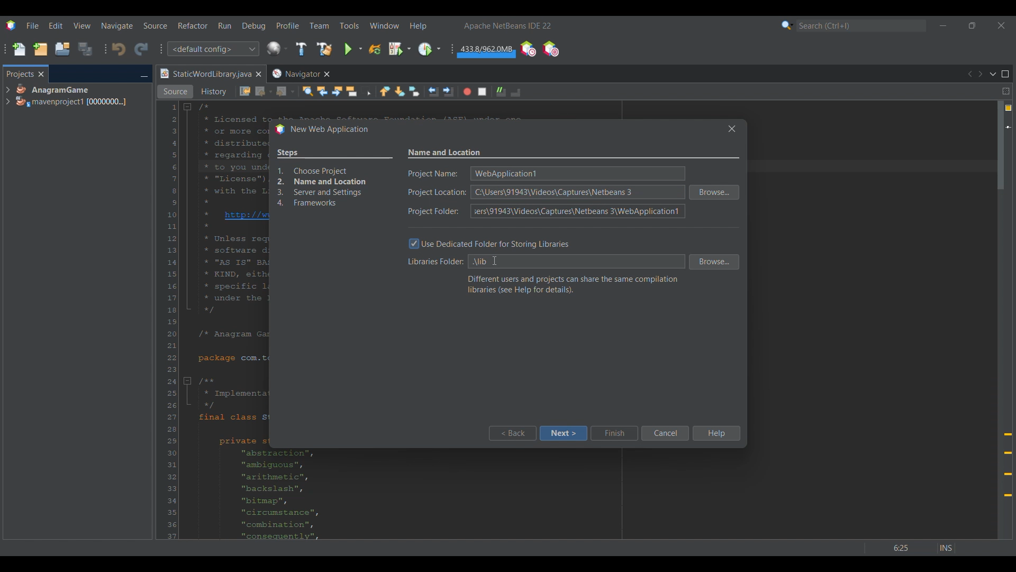  Describe the element at coordinates (40, 49) in the screenshot. I see `New project` at that location.